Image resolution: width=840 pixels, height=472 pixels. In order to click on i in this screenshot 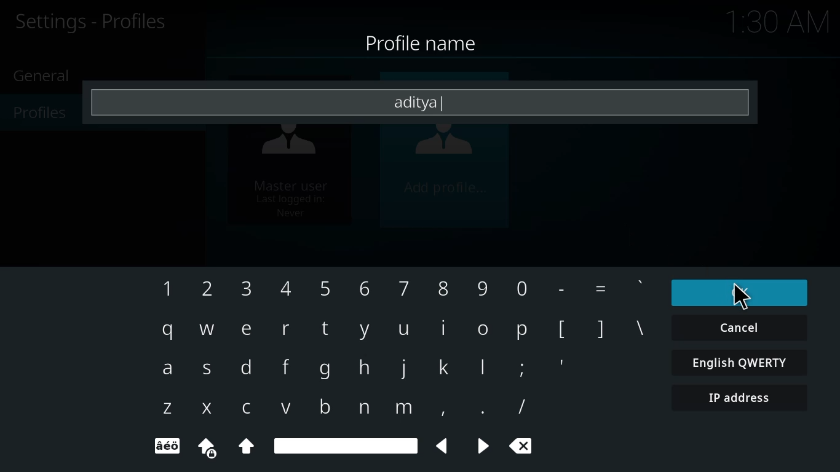, I will do `click(444, 326)`.